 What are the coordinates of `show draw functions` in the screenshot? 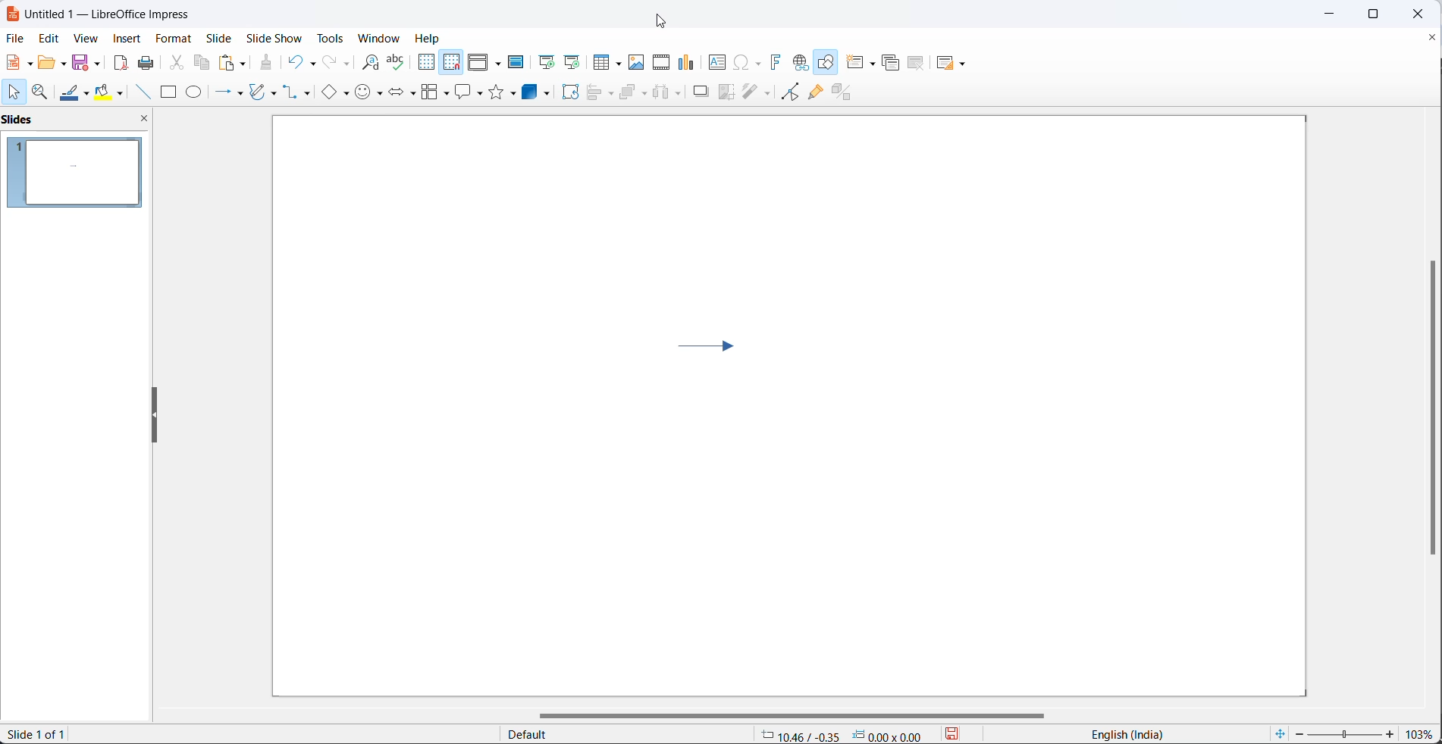 It's located at (826, 61).